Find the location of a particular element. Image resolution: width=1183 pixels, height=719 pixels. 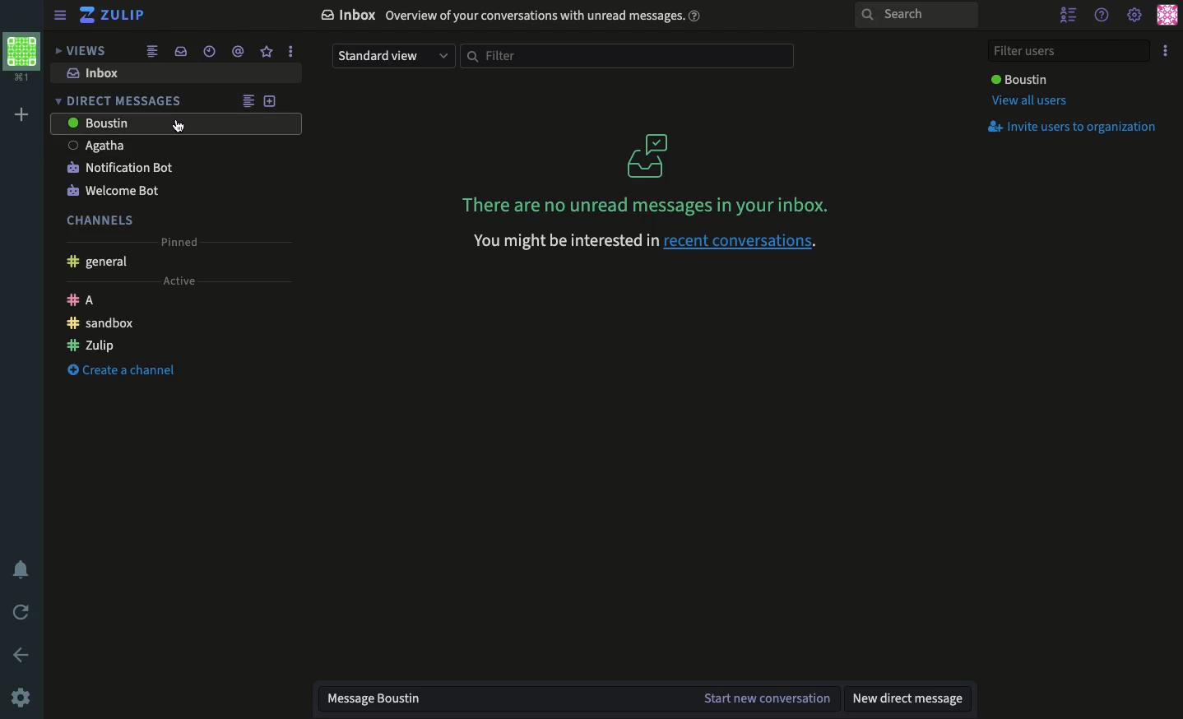

Active is located at coordinates (179, 281).